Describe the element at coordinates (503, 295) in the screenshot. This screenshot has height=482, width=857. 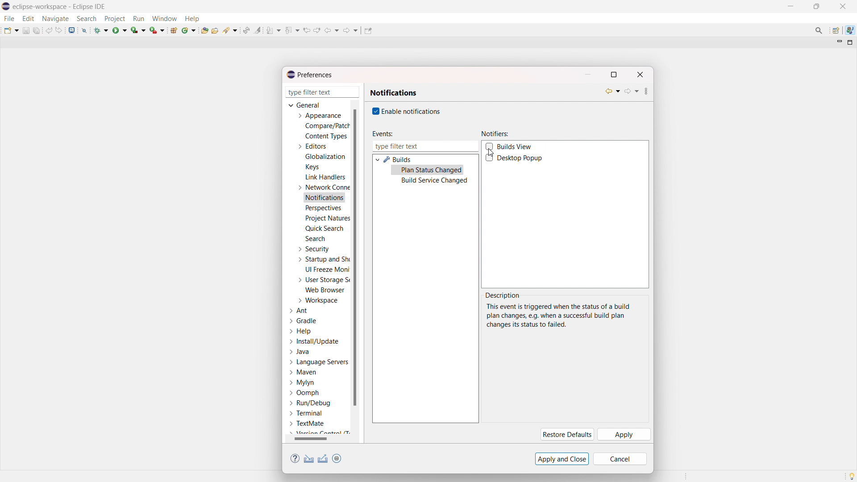
I see `description` at that location.